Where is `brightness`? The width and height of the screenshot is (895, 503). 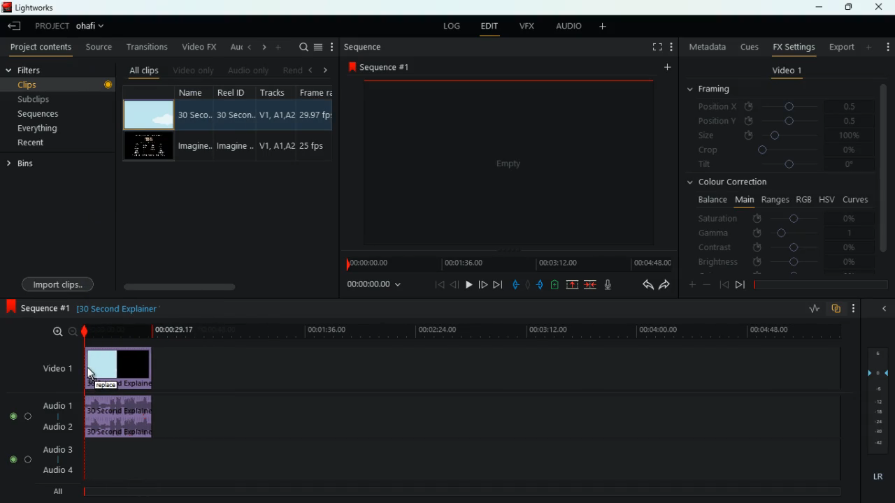 brightness is located at coordinates (778, 261).